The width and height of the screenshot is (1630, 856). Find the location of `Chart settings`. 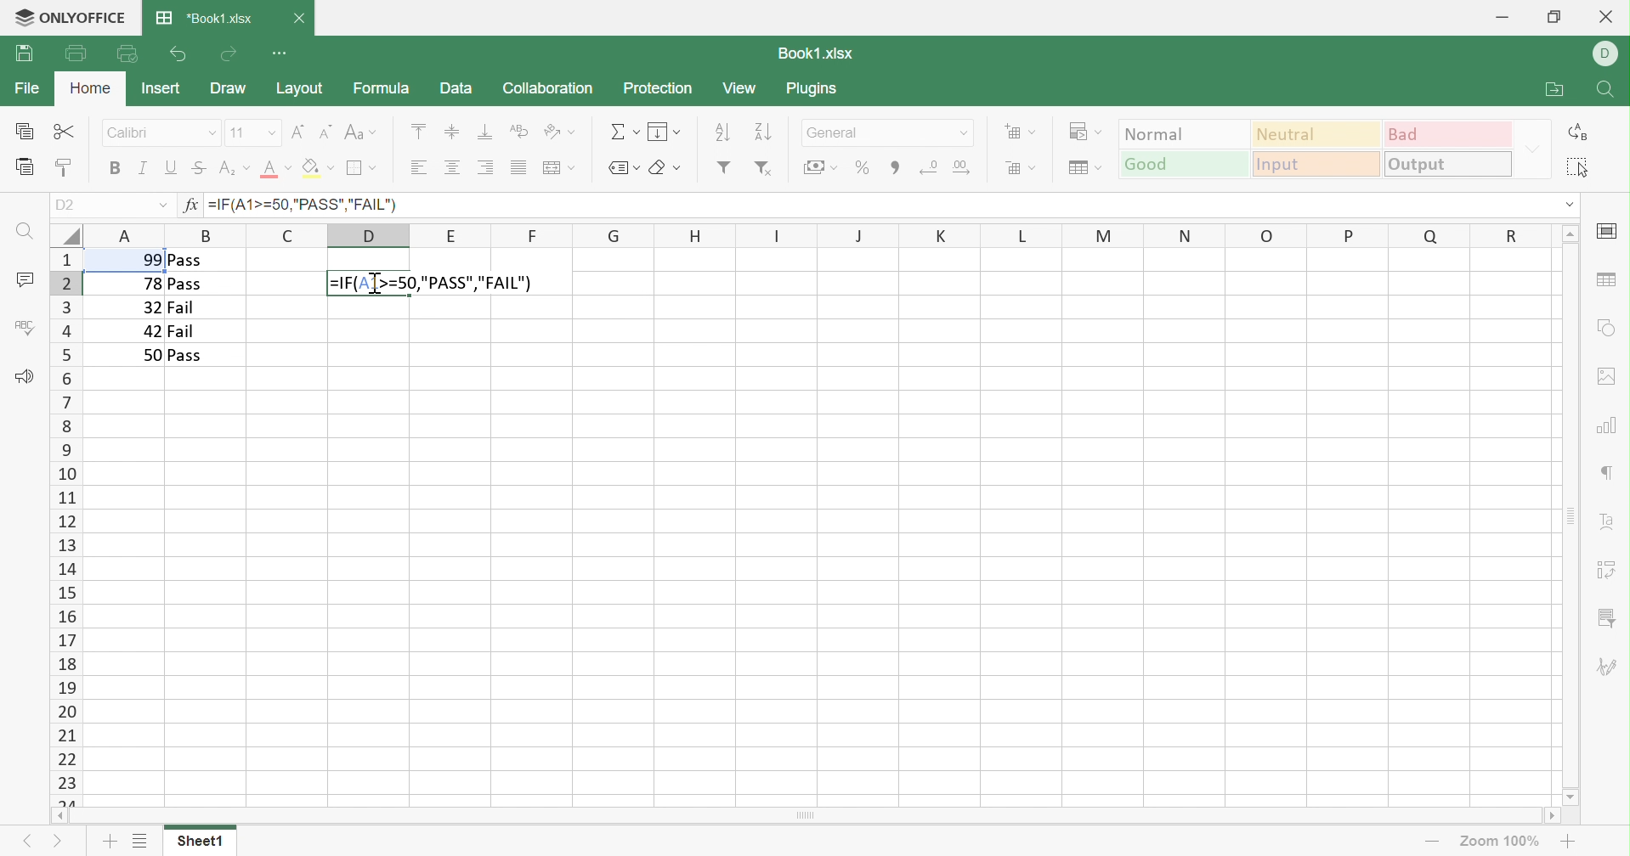

Chart settings is located at coordinates (1604, 423).